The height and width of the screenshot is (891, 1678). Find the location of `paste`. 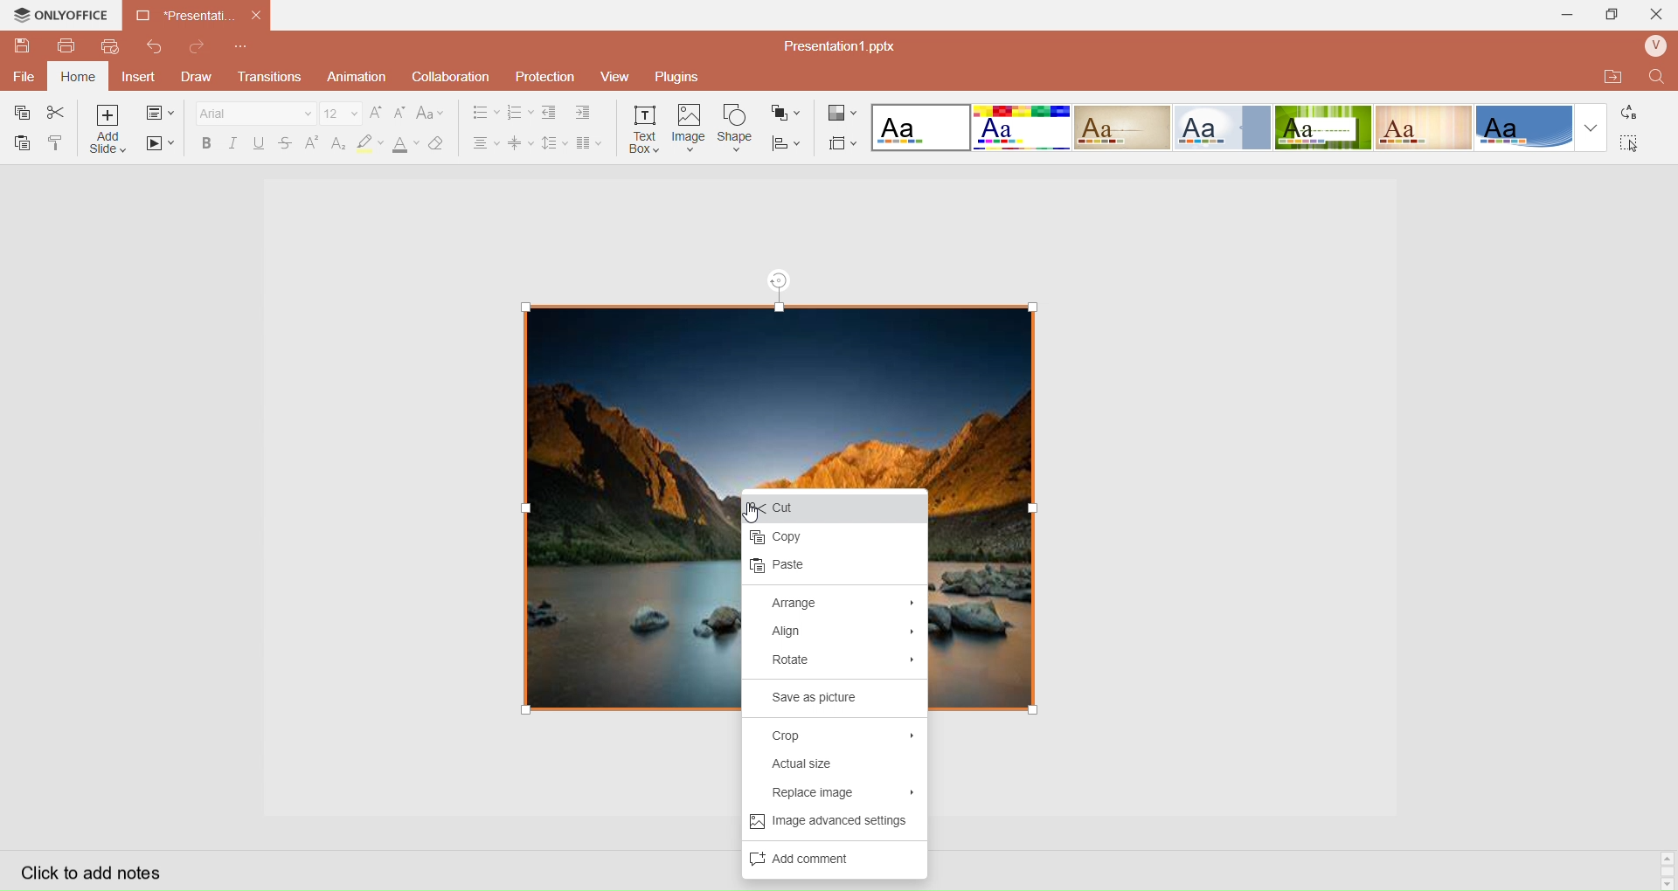

paste is located at coordinates (835, 566).